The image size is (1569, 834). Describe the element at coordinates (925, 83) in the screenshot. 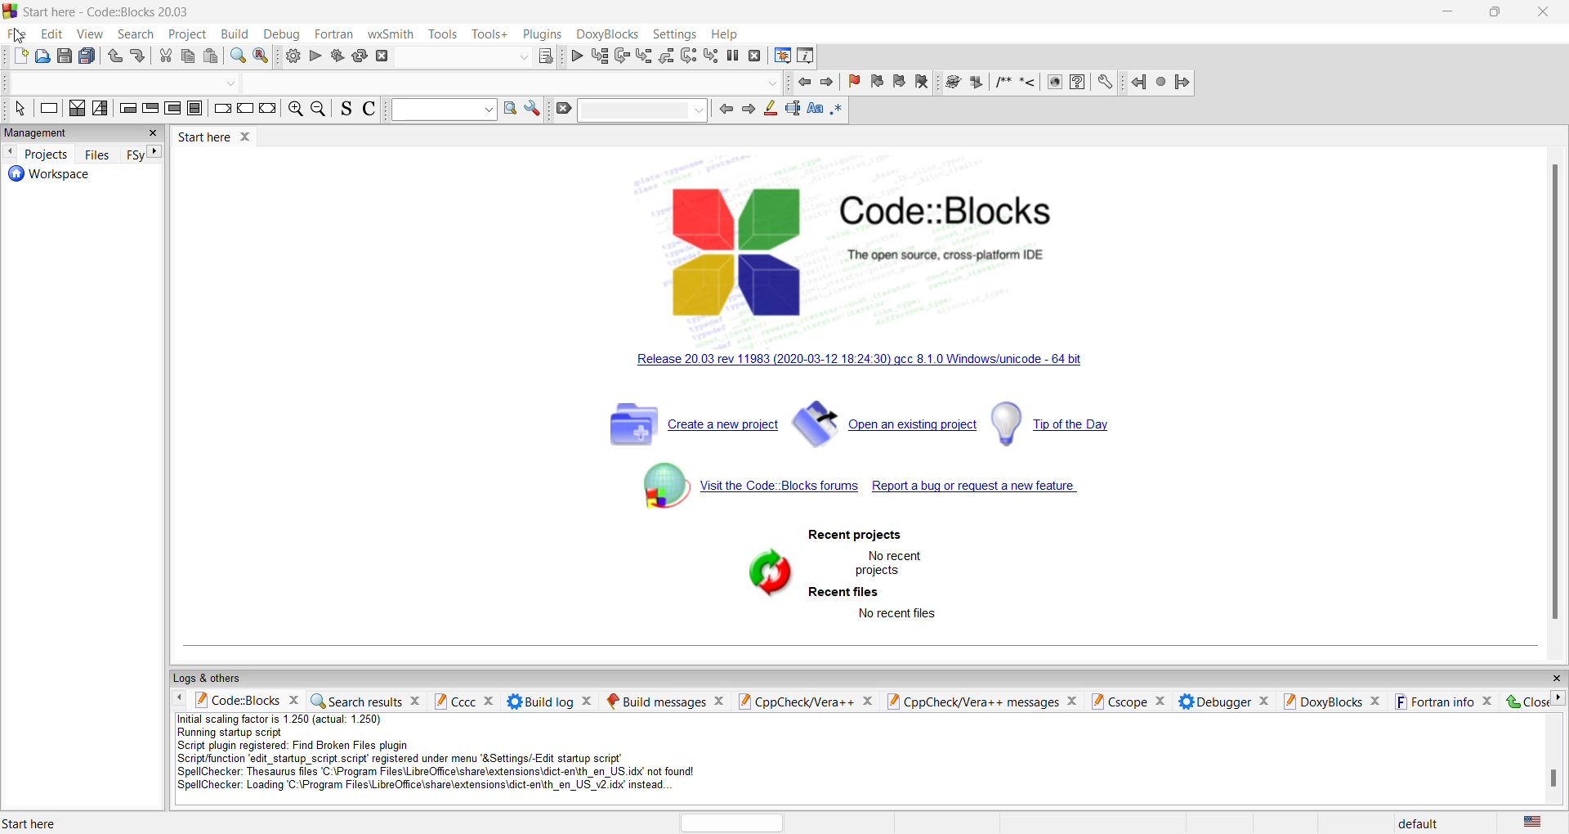

I see `remove bookmark` at that location.